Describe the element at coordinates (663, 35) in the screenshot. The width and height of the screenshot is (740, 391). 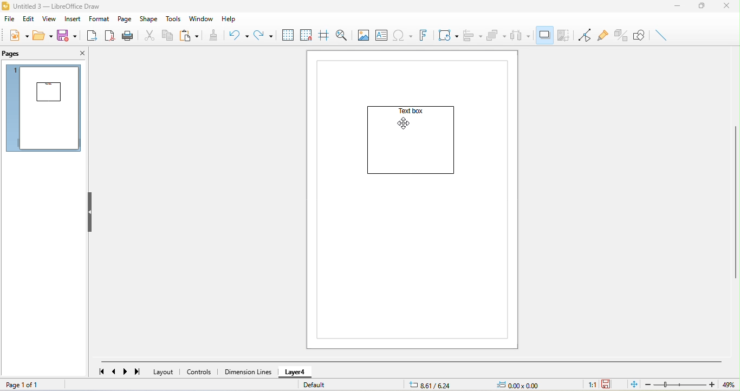
I see `insert line` at that location.